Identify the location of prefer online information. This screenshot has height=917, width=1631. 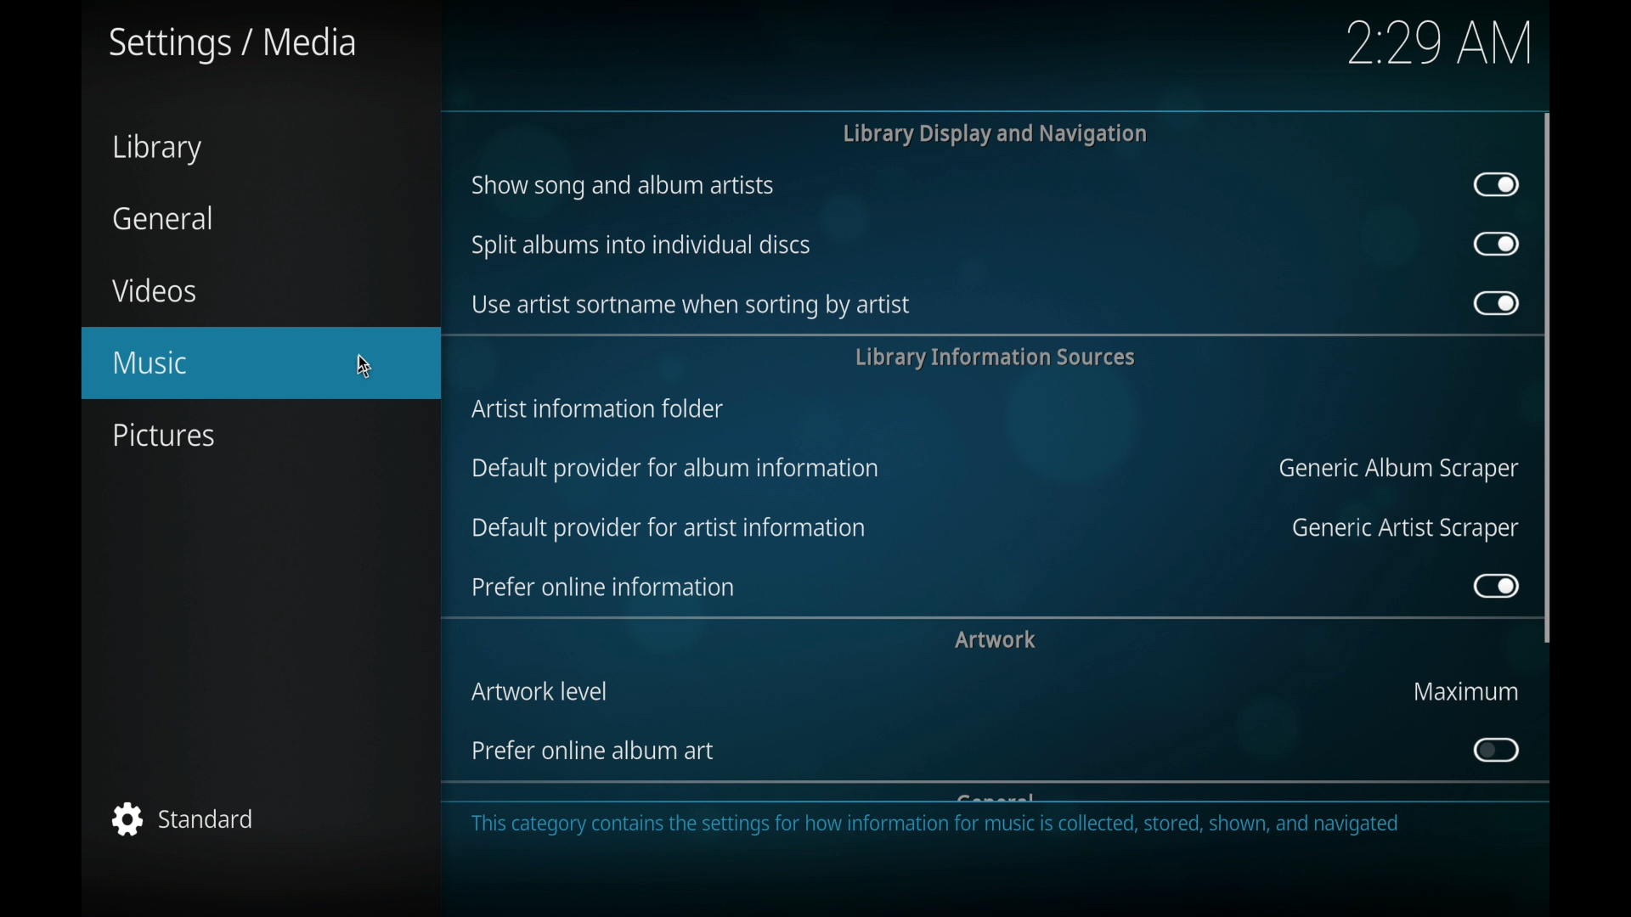
(602, 587).